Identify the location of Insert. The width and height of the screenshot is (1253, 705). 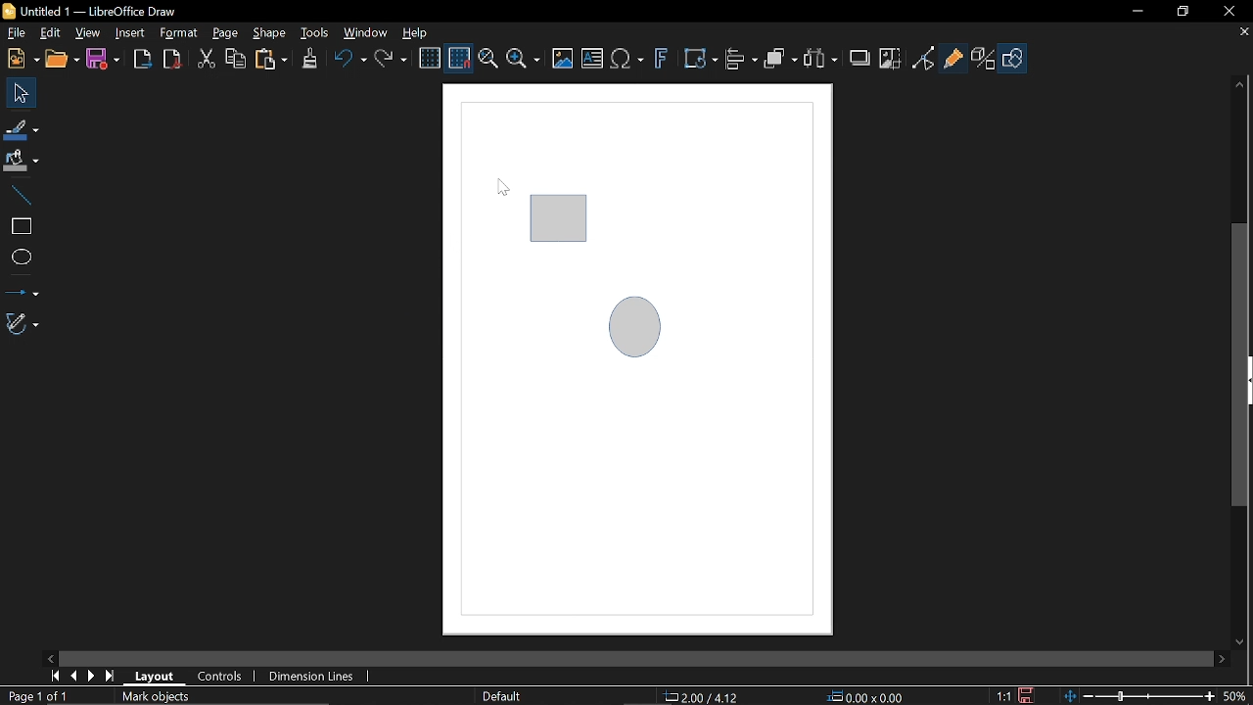
(129, 34).